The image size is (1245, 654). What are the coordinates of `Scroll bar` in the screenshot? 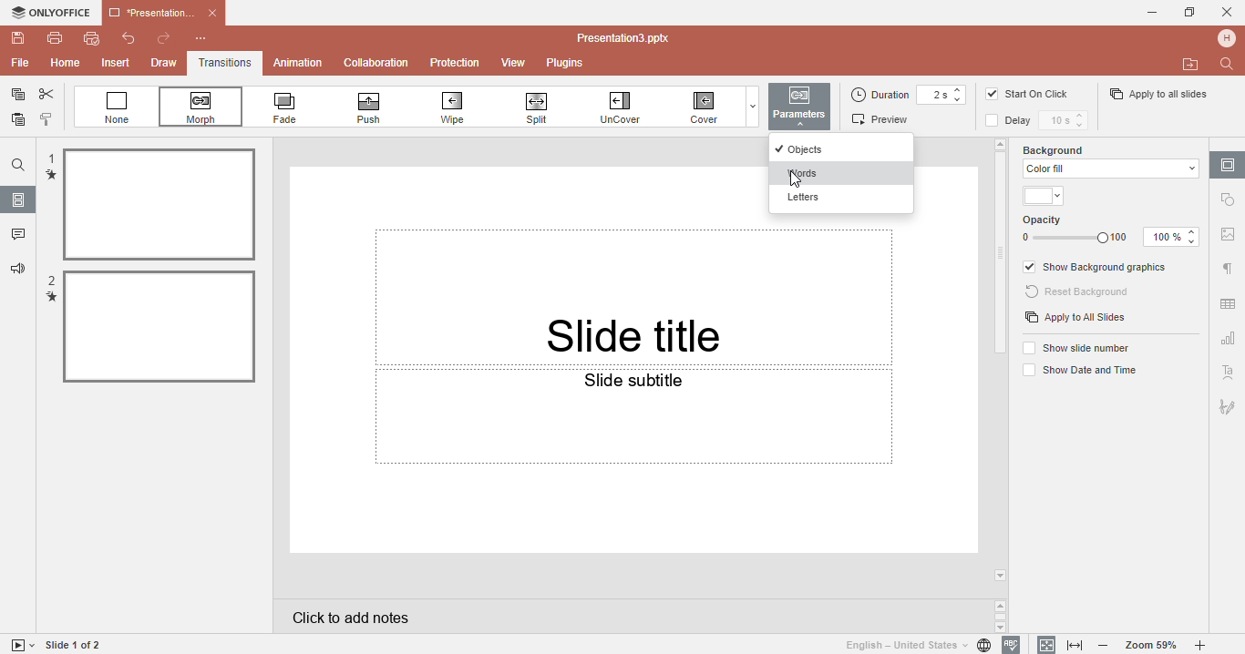 It's located at (1002, 256).